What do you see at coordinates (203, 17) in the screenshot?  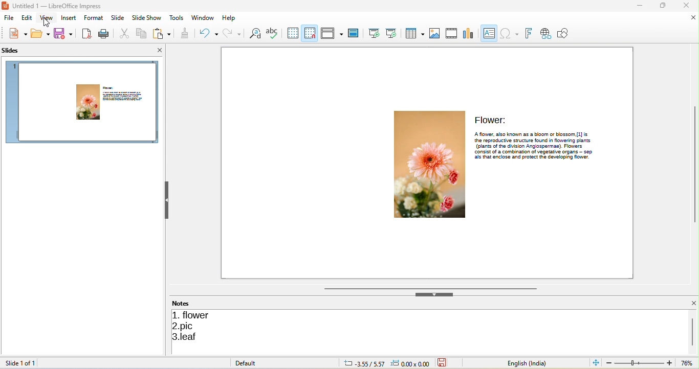 I see `window` at bounding box center [203, 17].